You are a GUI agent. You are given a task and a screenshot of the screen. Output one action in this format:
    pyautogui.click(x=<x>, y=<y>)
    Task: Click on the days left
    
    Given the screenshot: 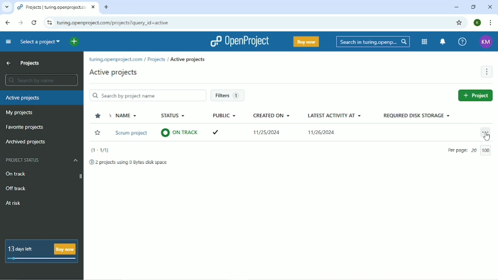 What is the action you would take?
    pyautogui.click(x=41, y=259)
    